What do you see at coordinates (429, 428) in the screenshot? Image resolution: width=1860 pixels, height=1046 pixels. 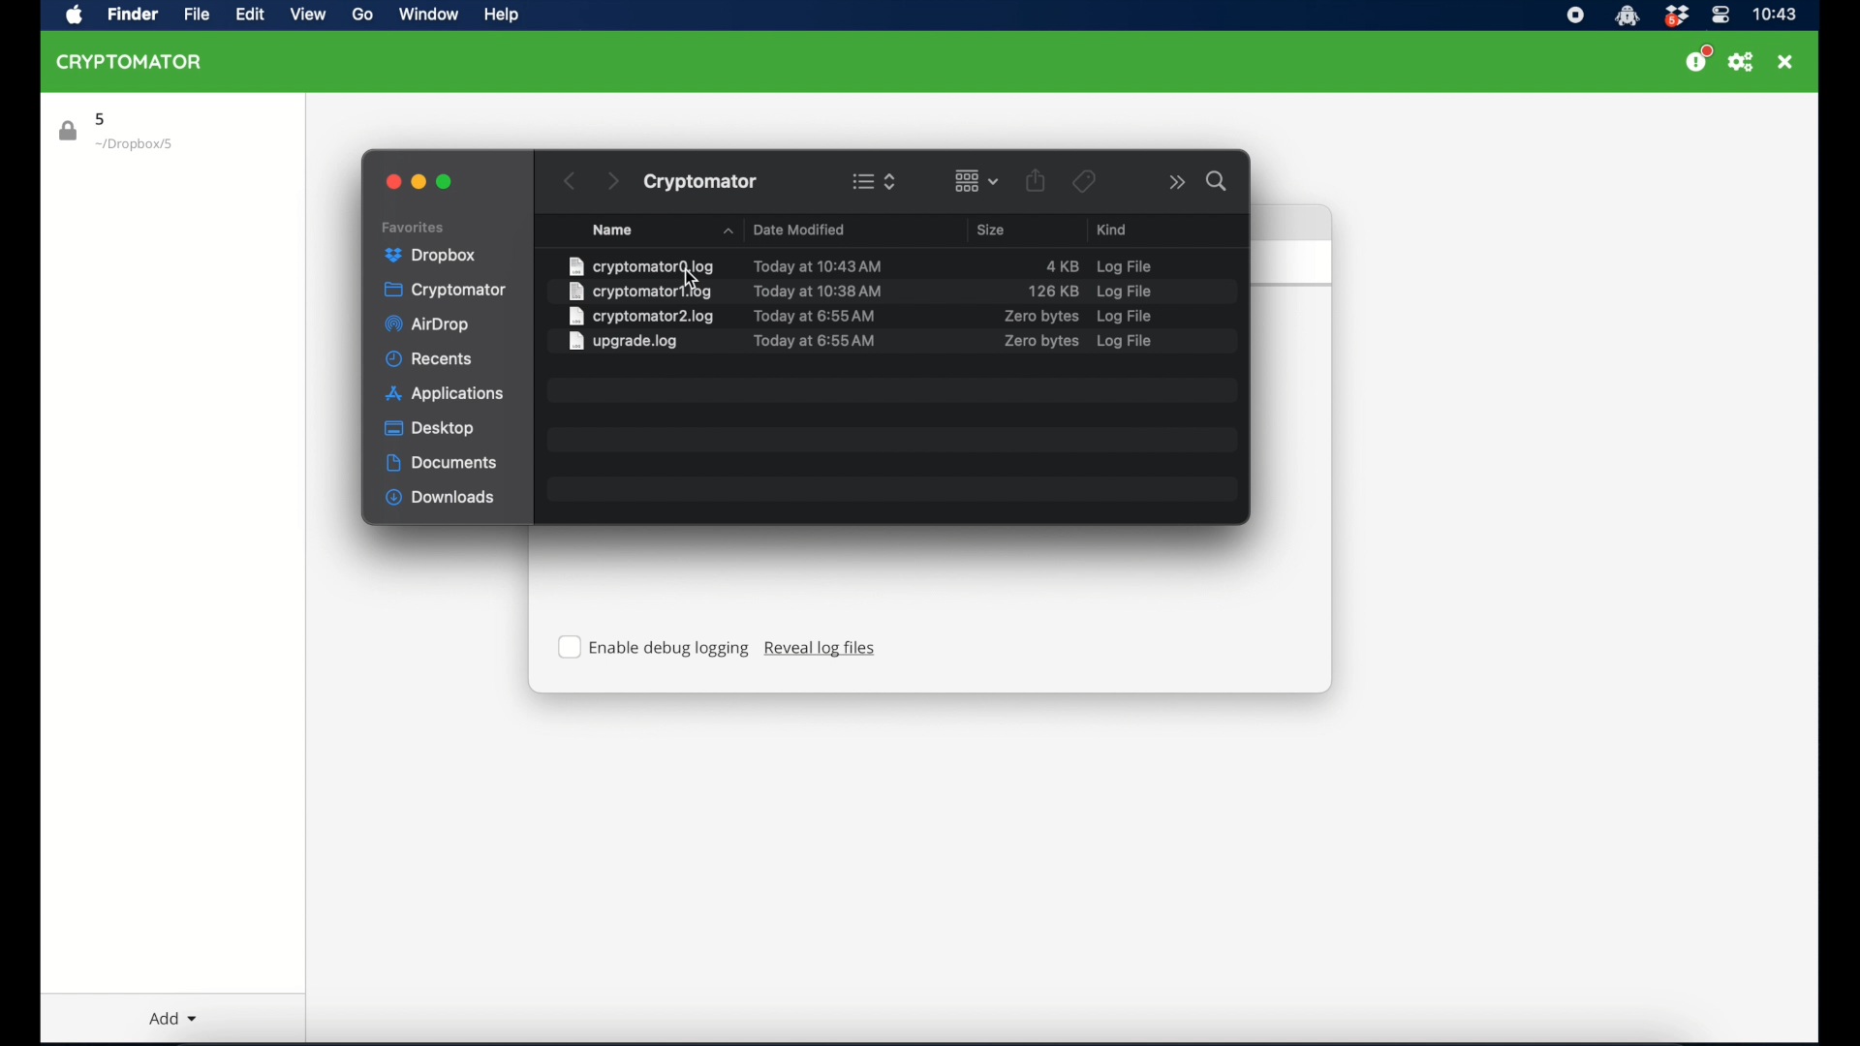 I see `desktop` at bounding box center [429, 428].